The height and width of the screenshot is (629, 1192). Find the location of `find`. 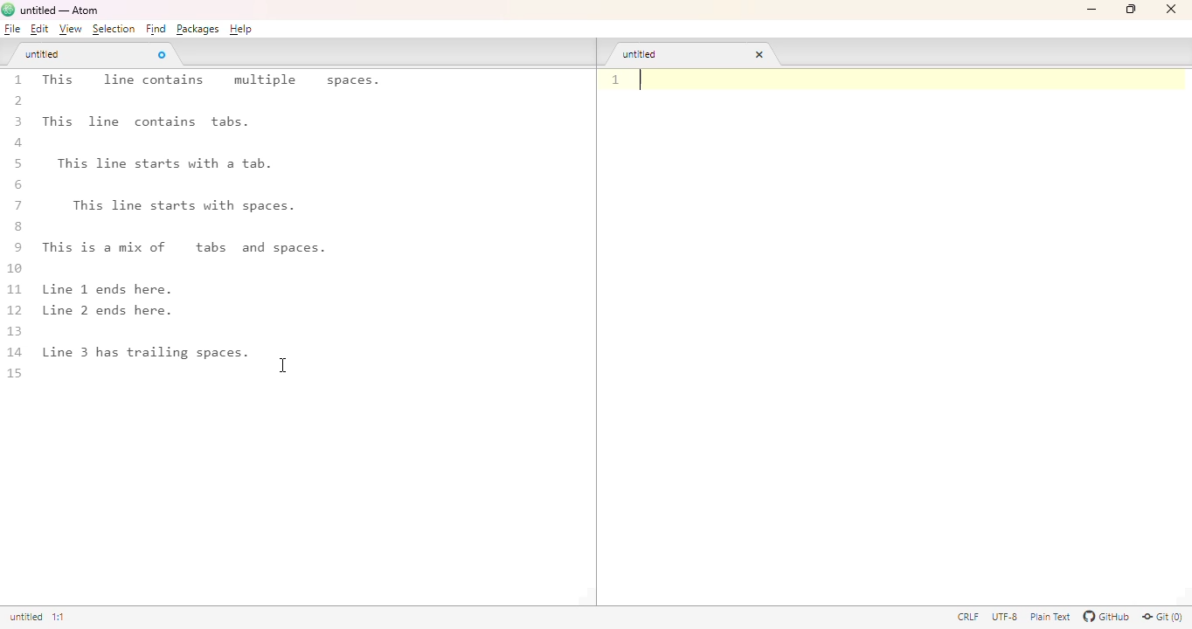

find is located at coordinates (156, 29).